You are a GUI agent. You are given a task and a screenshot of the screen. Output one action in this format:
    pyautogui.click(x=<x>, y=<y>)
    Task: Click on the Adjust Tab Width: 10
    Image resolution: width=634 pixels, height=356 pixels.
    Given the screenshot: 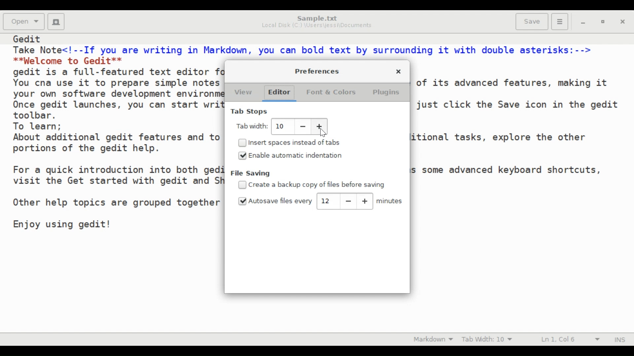 What is the action you would take?
    pyautogui.click(x=281, y=126)
    